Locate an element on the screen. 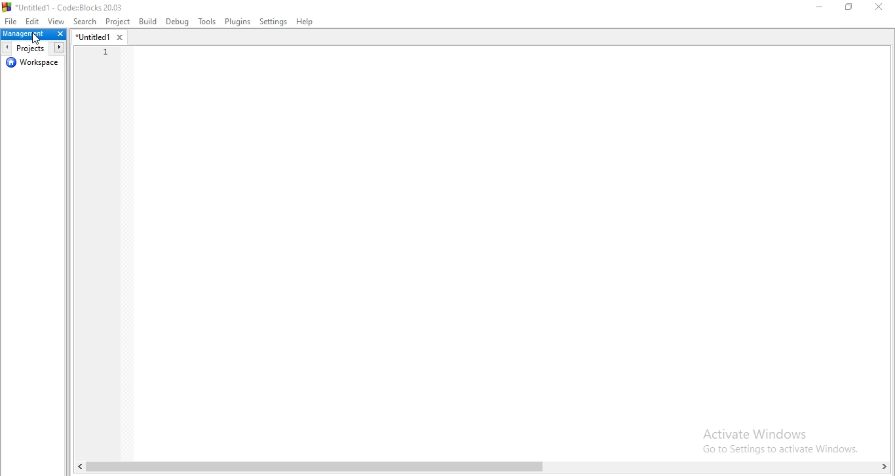 This screenshot has width=895, height=476. Search  is located at coordinates (85, 22).